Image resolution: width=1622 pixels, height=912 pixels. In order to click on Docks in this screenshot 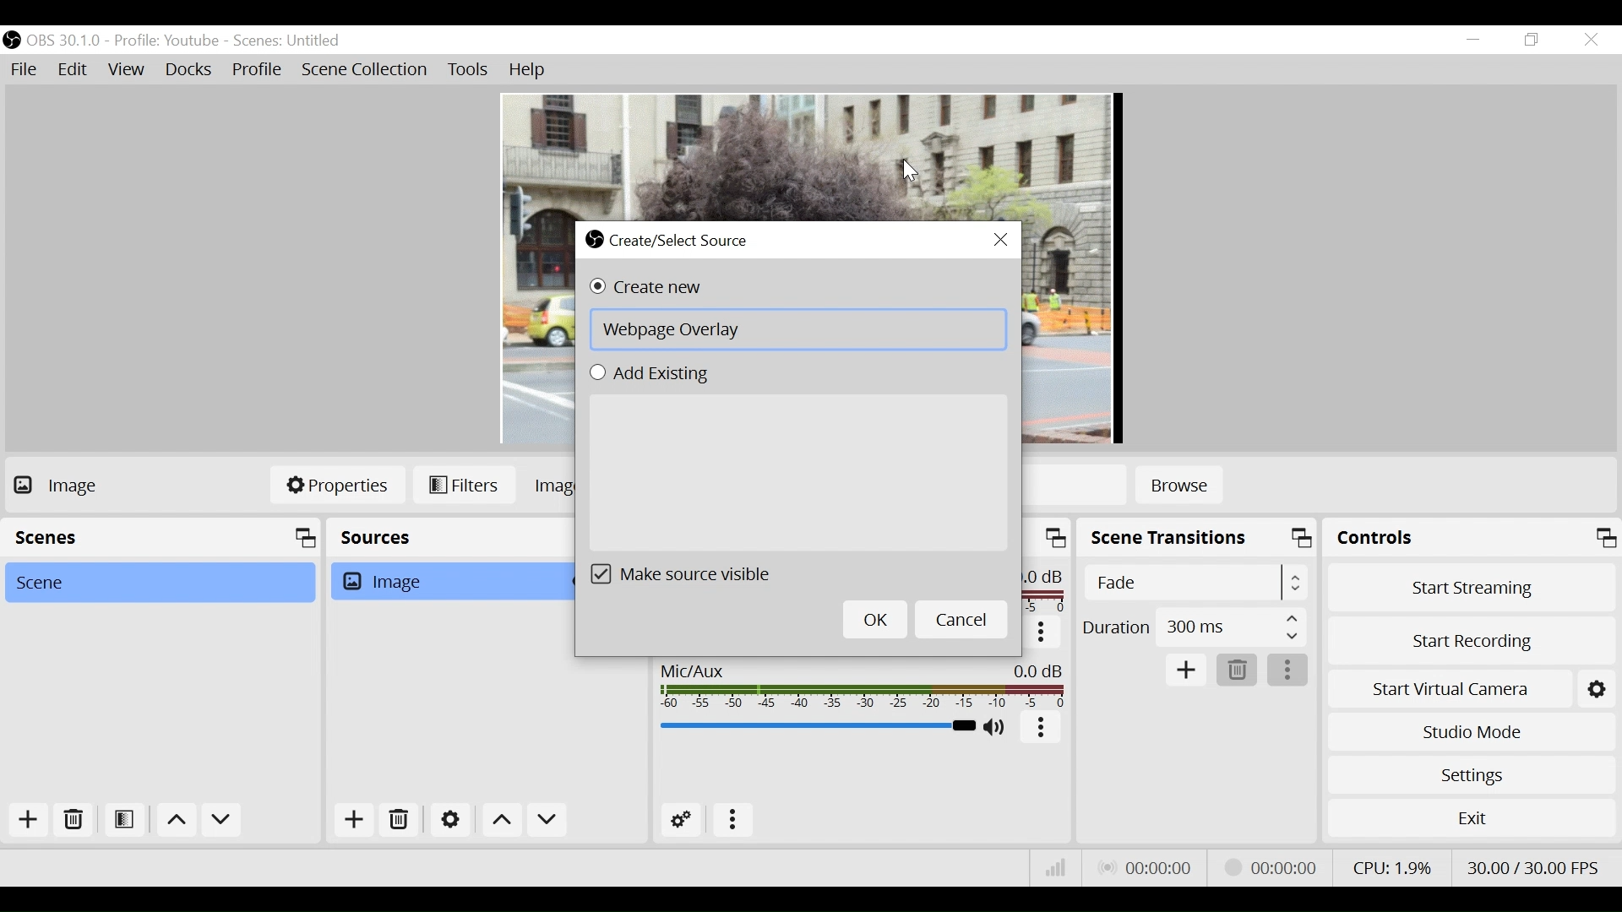, I will do `click(188, 71)`.